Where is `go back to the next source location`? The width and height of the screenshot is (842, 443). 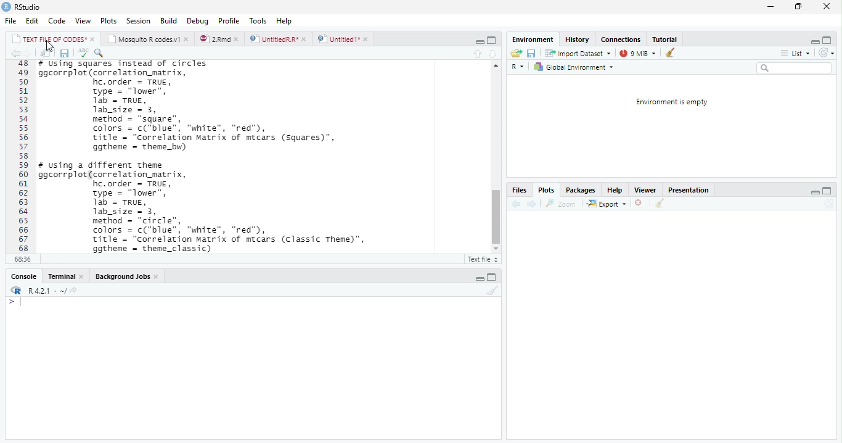 go back to the next source location is located at coordinates (31, 54).